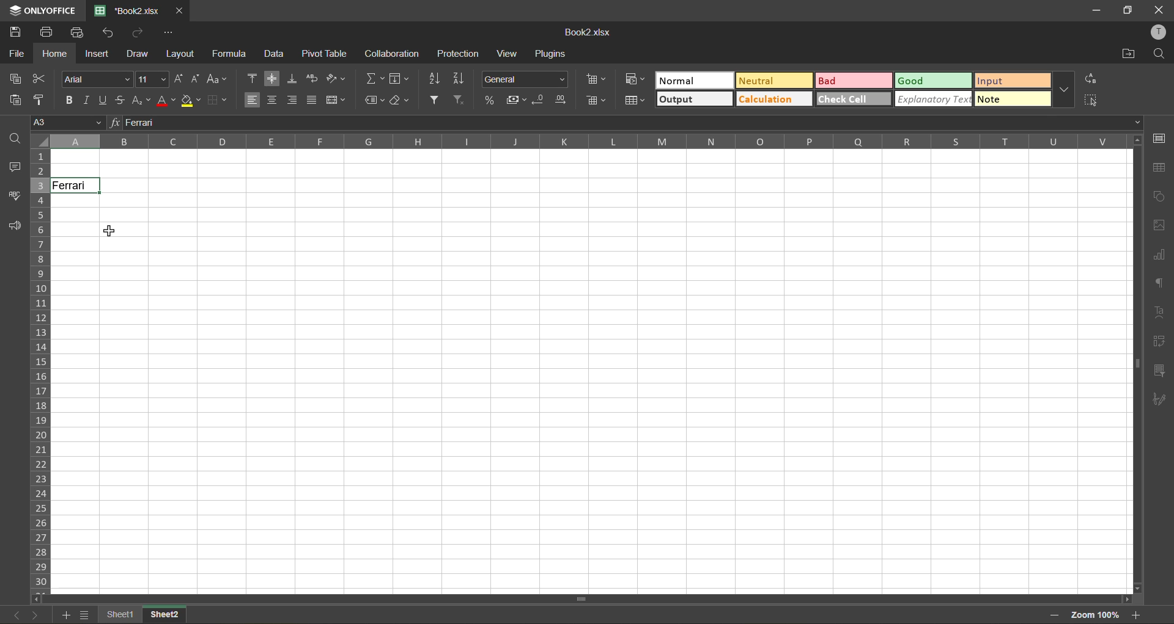  Describe the element at coordinates (375, 101) in the screenshot. I see `named ranges` at that location.